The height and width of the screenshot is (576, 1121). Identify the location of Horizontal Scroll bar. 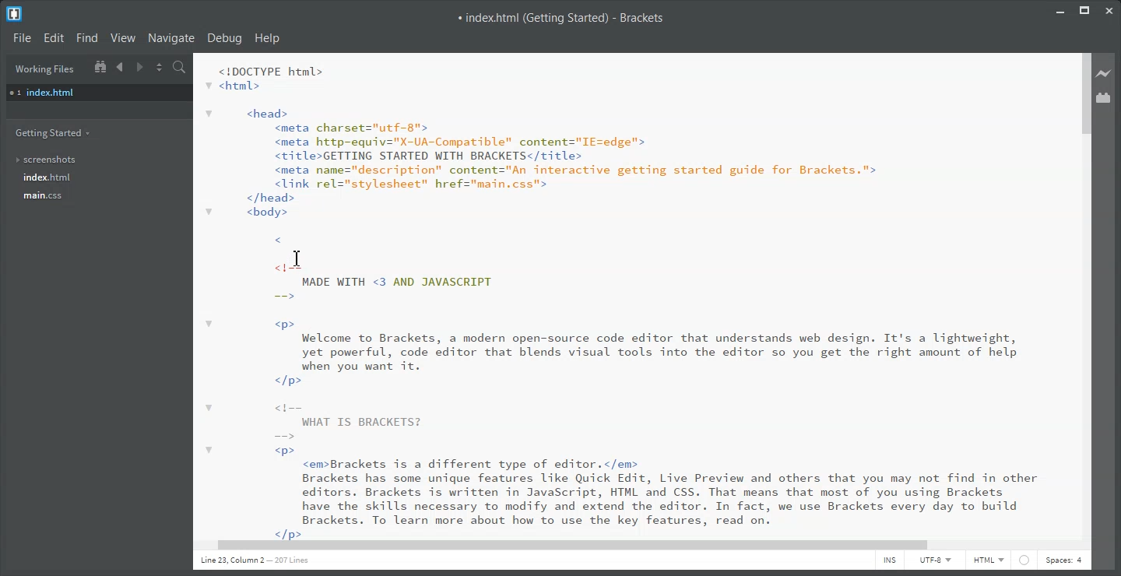
(633, 545).